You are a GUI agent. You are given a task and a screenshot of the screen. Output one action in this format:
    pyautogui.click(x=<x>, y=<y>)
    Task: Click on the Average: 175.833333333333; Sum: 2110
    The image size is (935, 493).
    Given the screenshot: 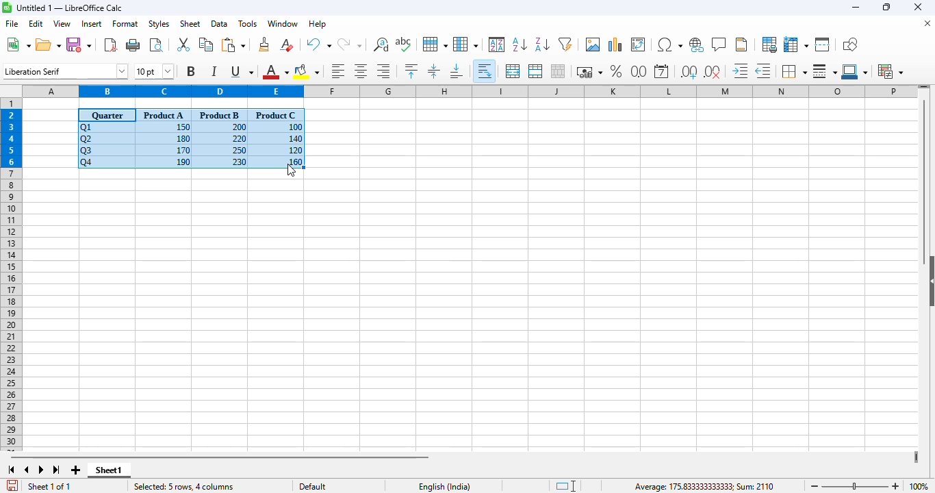 What is the action you would take?
    pyautogui.click(x=661, y=486)
    